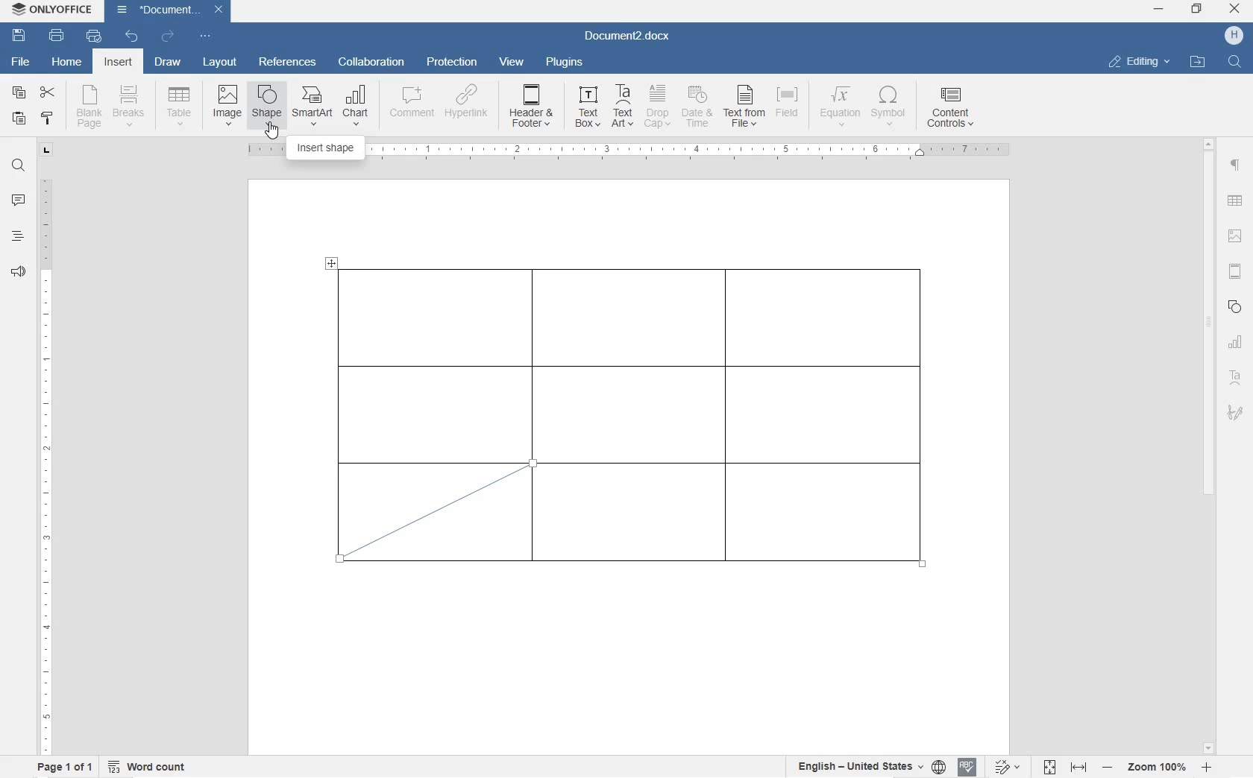 This screenshot has width=1253, height=778. Describe the element at coordinates (967, 768) in the screenshot. I see `spell check` at that location.